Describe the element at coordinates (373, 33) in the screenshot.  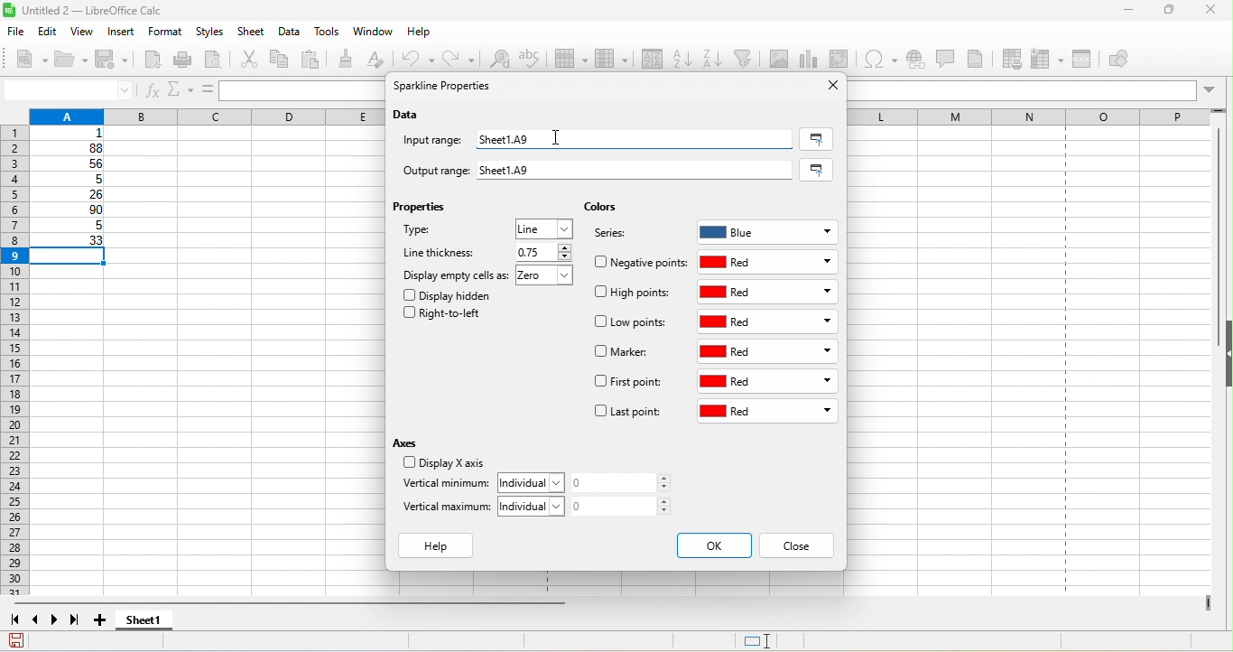
I see `window` at that location.